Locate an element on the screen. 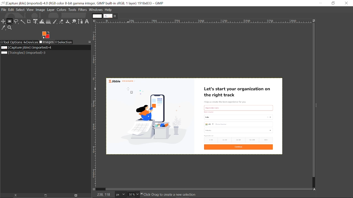 The image size is (353, 198). 238, 118 is located at coordinates (105, 194).